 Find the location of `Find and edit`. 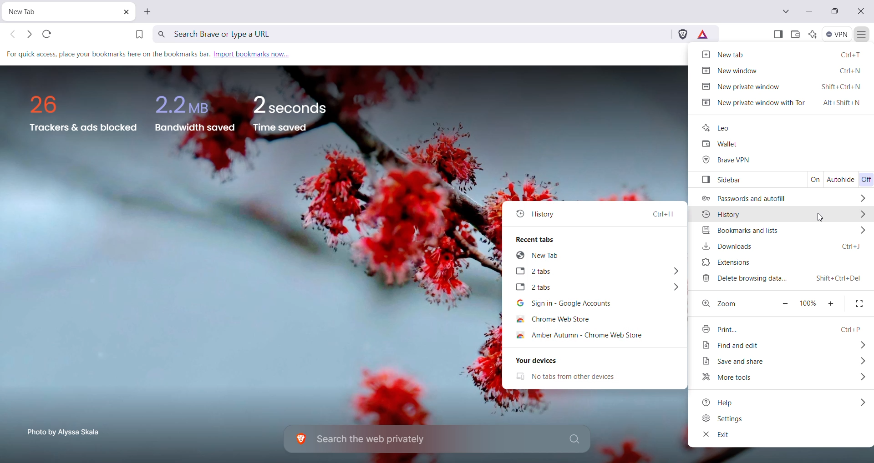

Find and edit is located at coordinates (784, 345).